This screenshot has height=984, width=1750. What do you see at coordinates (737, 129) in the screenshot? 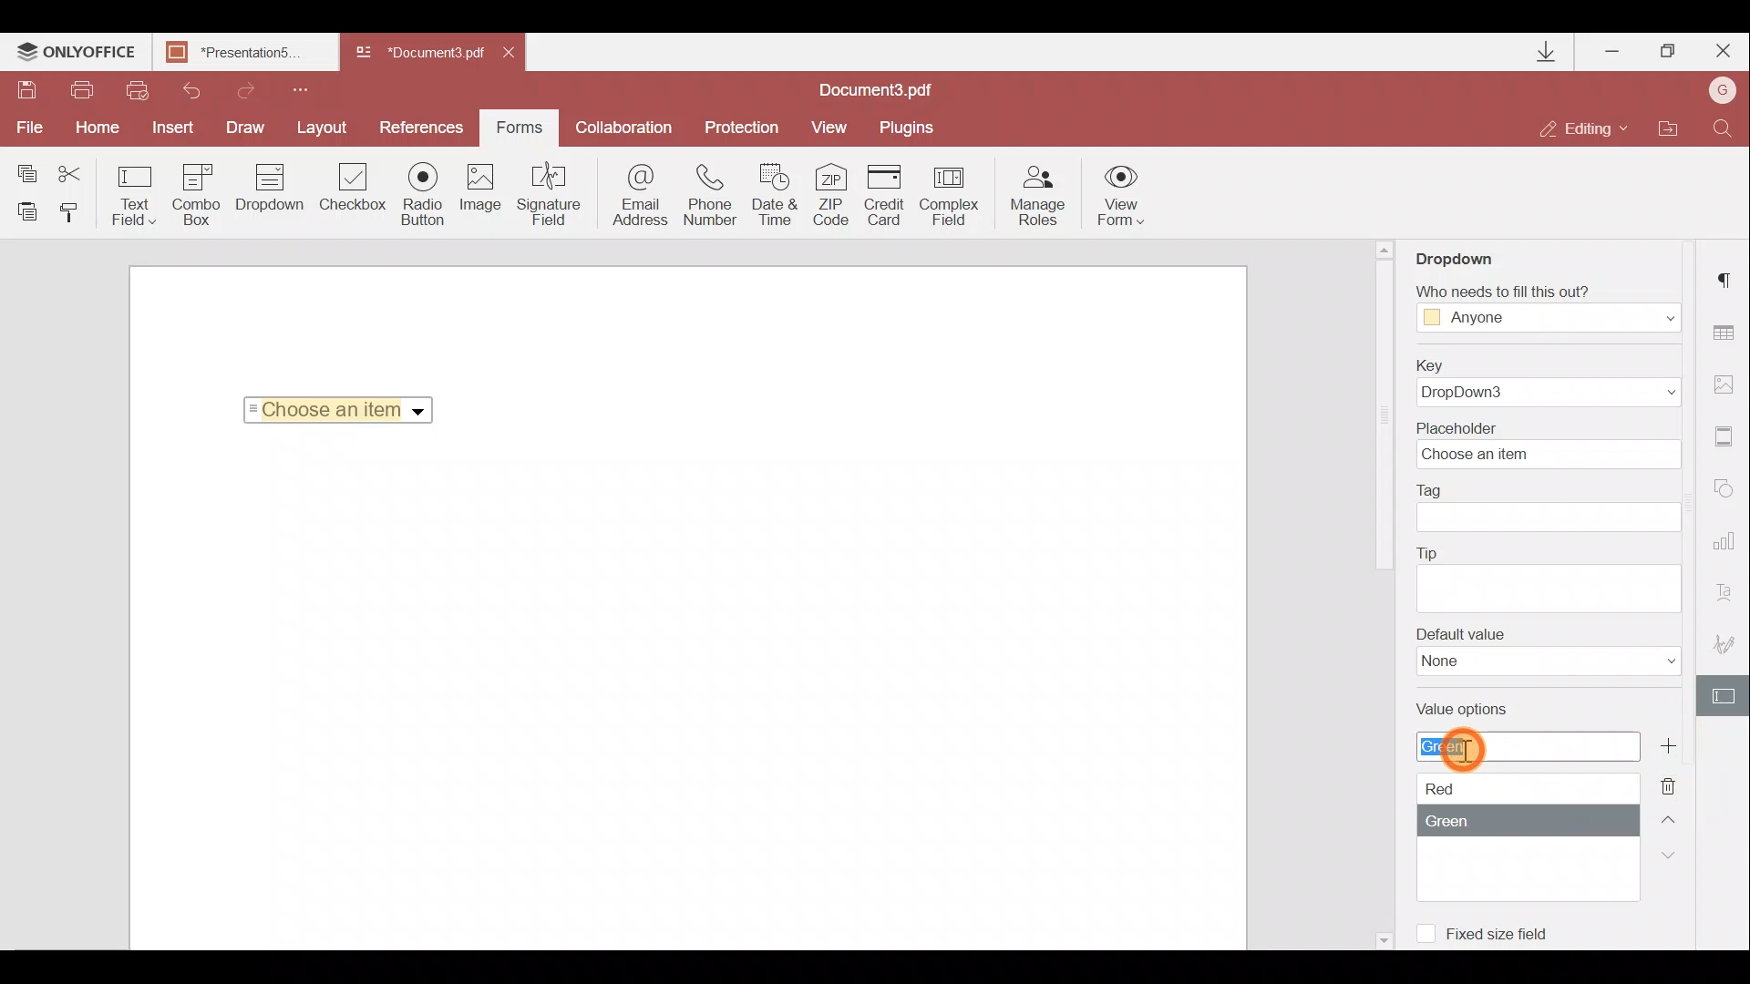
I see `Protection` at bounding box center [737, 129].